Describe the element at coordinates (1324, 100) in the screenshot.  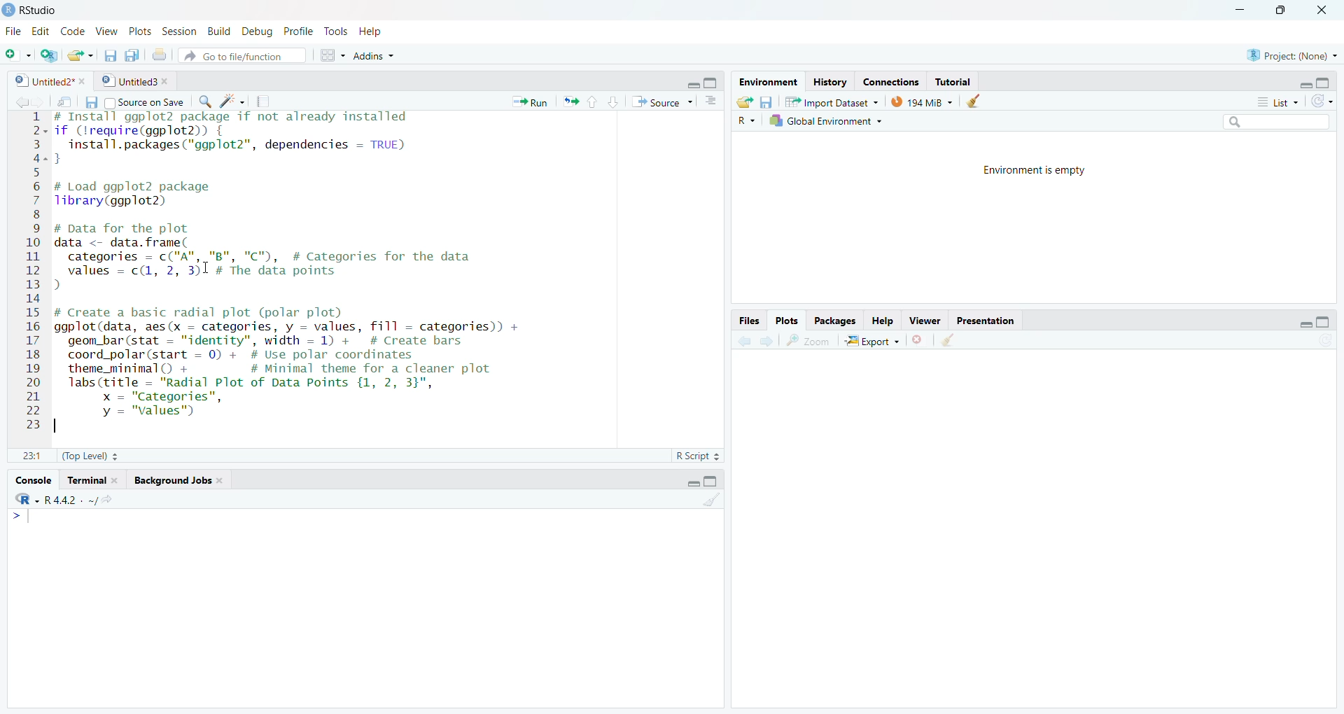
I see `Refresh theme` at that location.